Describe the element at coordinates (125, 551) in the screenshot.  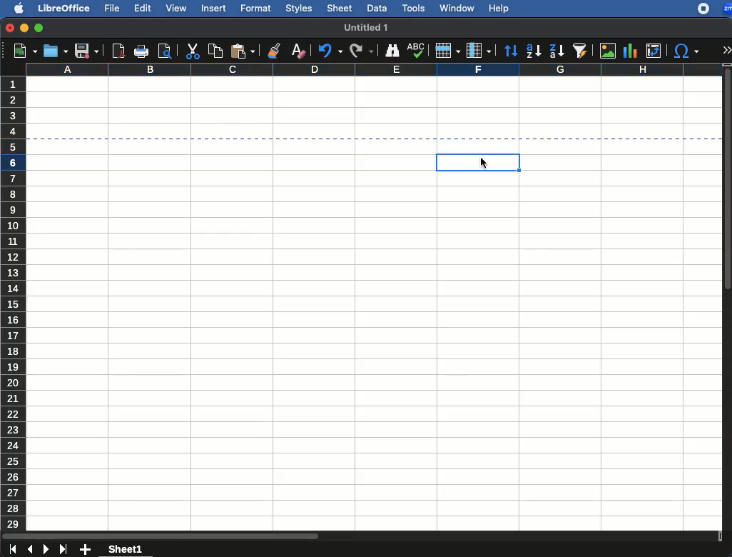
I see `sheet1` at that location.